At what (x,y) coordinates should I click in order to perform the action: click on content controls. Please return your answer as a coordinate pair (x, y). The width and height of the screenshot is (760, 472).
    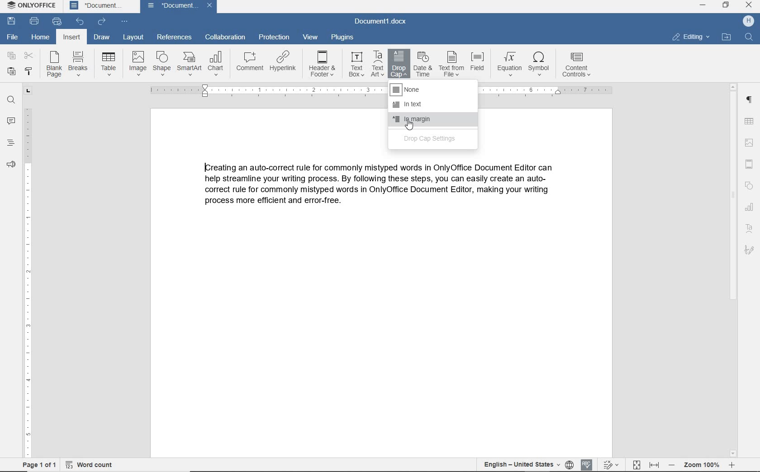
    Looking at the image, I should click on (578, 66).